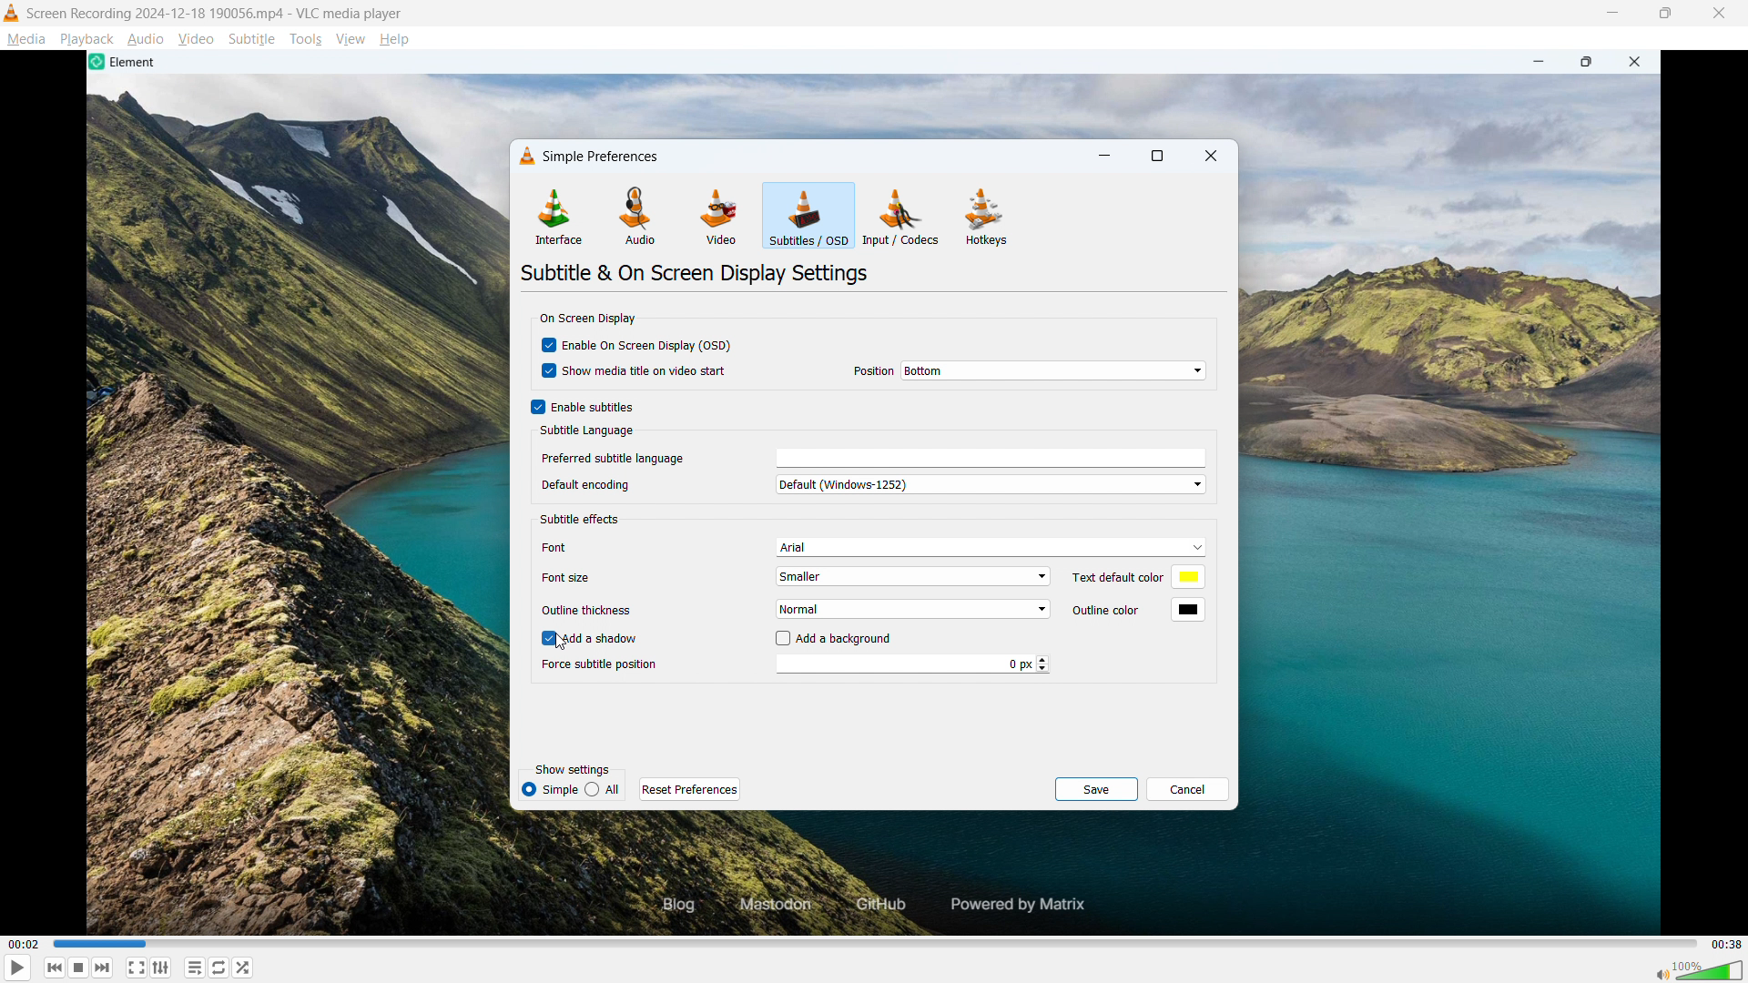 The height and width of the screenshot is (983, 1748). What do you see at coordinates (136, 967) in the screenshot?
I see `Full screen ` at bounding box center [136, 967].